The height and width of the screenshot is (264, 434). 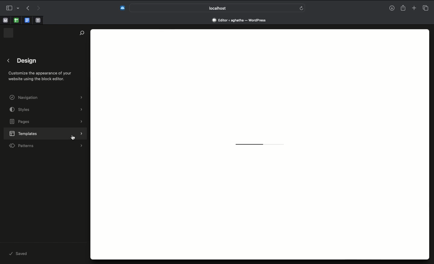 I want to click on Styles, so click(x=46, y=109).